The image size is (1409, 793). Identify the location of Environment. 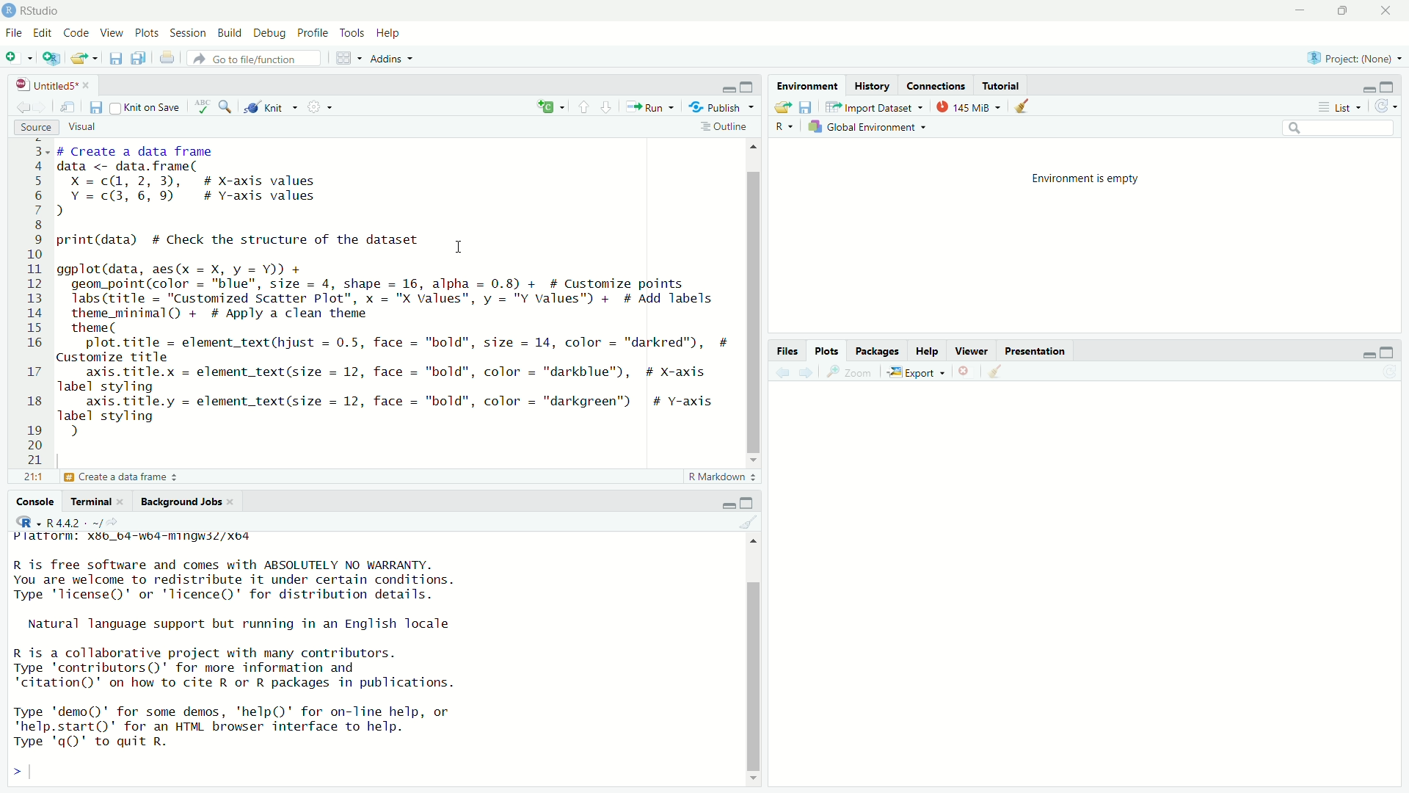
(807, 85).